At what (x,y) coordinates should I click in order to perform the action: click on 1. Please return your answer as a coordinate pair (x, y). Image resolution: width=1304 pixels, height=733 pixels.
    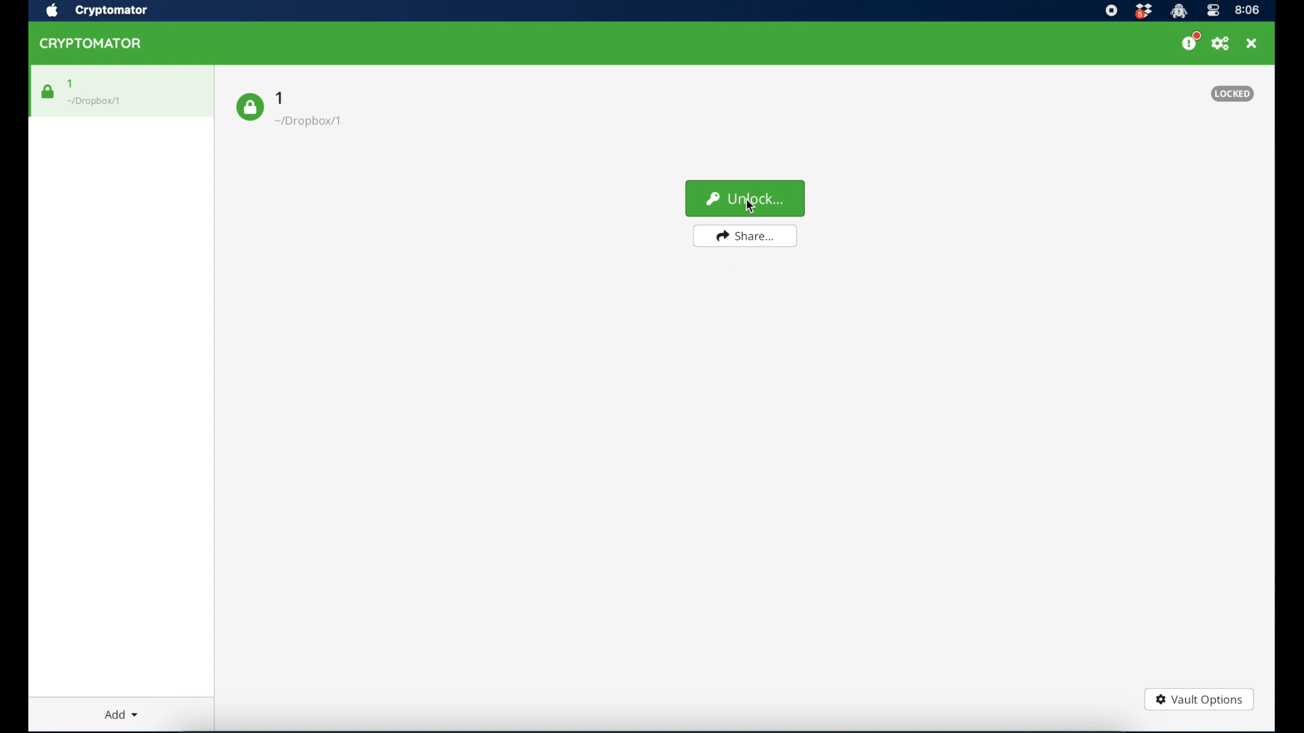
    Looking at the image, I should click on (281, 98).